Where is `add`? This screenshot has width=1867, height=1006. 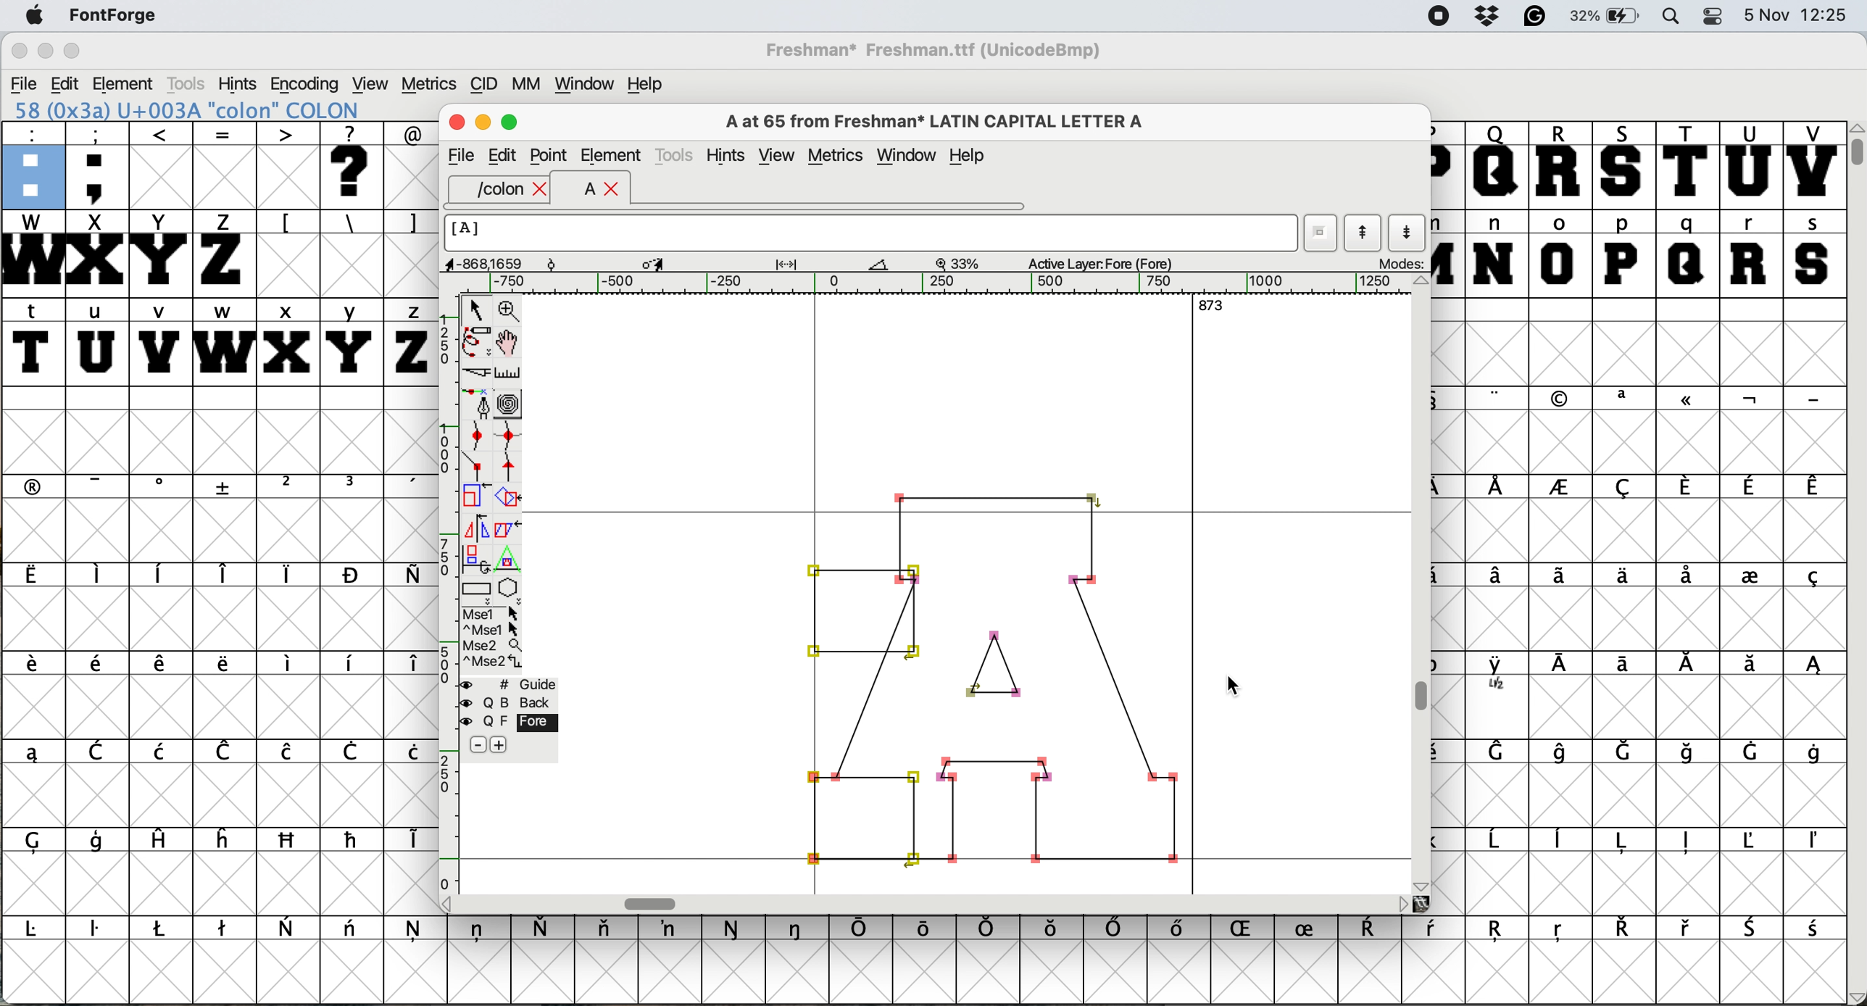 add is located at coordinates (507, 746).